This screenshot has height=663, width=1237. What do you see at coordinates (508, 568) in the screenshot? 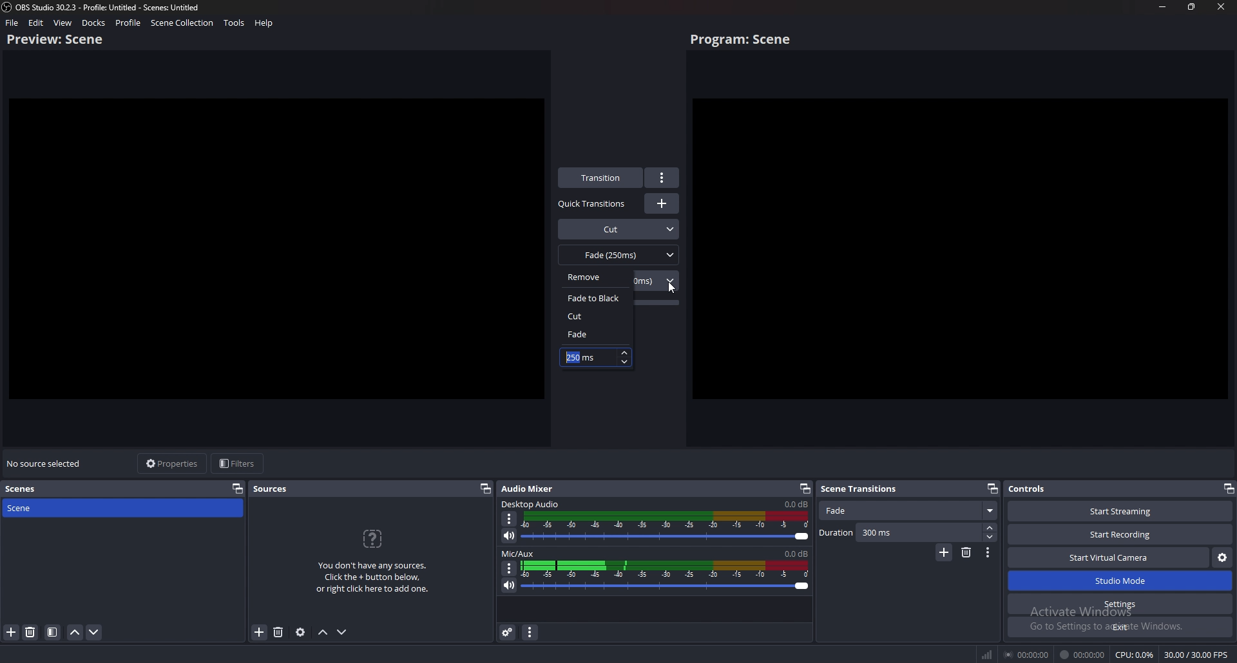
I see `Options` at bounding box center [508, 568].